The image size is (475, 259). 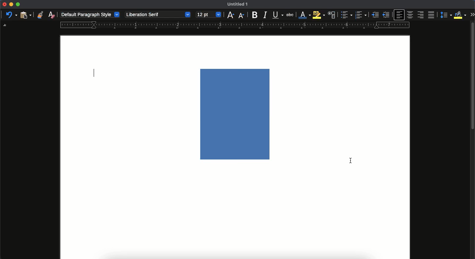 I want to click on decrease size, so click(x=241, y=16).